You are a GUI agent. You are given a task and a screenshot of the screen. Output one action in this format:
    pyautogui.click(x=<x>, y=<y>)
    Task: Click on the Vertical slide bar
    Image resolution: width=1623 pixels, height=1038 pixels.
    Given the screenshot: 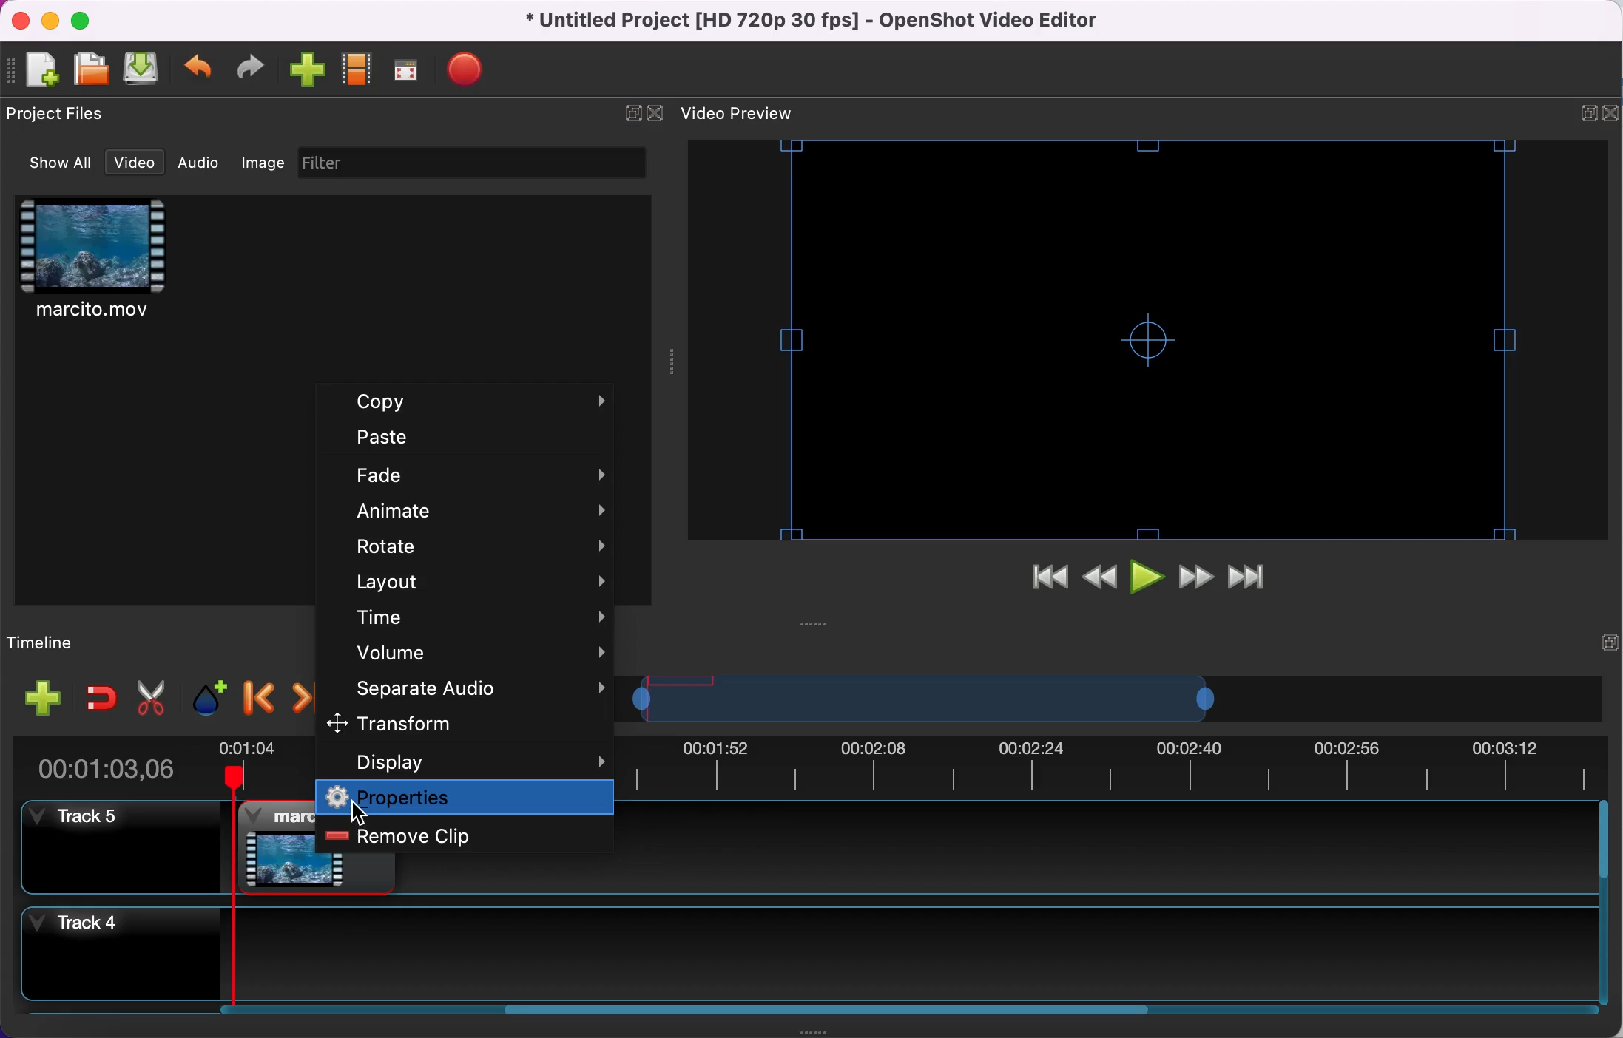 What is the action you would take?
    pyautogui.click(x=1604, y=900)
    